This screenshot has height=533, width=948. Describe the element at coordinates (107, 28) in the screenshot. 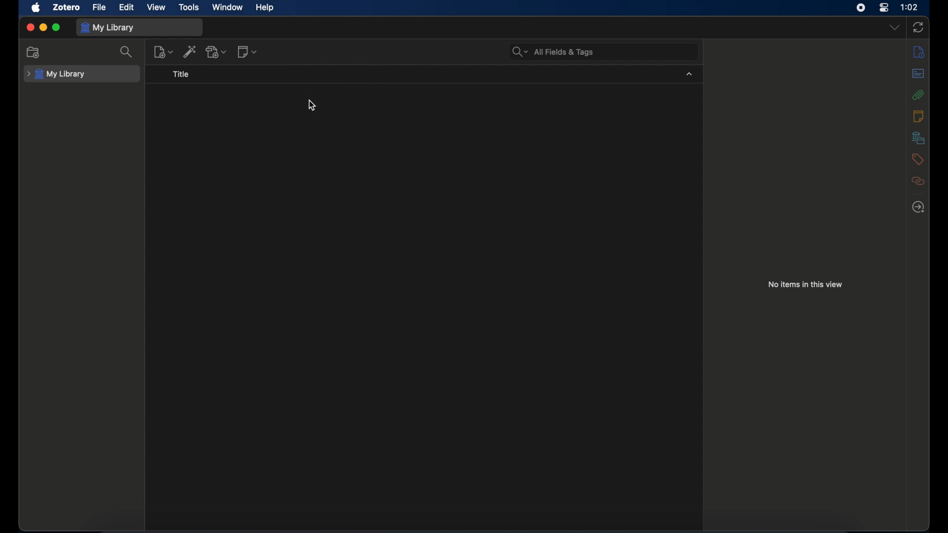

I see `my library` at that location.